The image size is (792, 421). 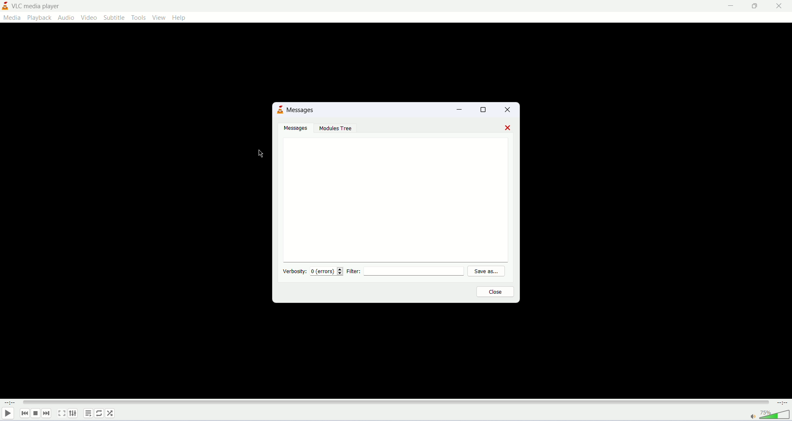 I want to click on errors, so click(x=328, y=272).